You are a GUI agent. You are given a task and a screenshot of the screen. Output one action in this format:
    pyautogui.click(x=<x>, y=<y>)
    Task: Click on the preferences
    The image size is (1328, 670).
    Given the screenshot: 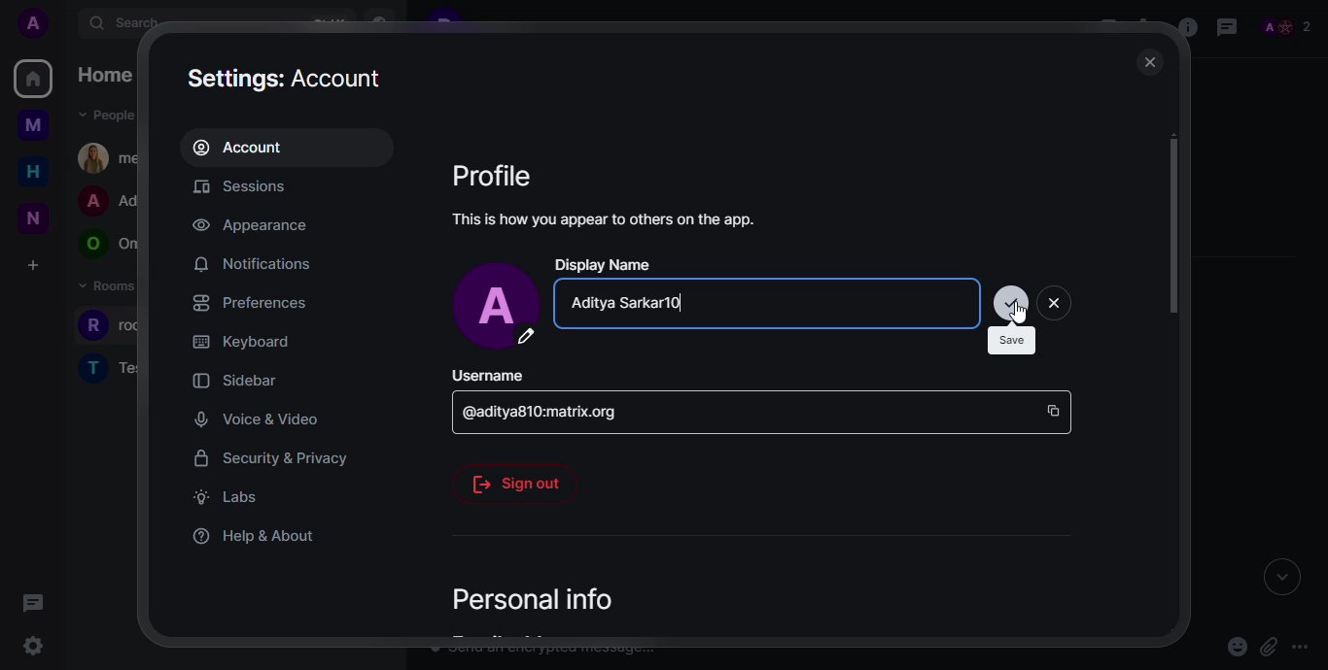 What is the action you would take?
    pyautogui.click(x=250, y=302)
    